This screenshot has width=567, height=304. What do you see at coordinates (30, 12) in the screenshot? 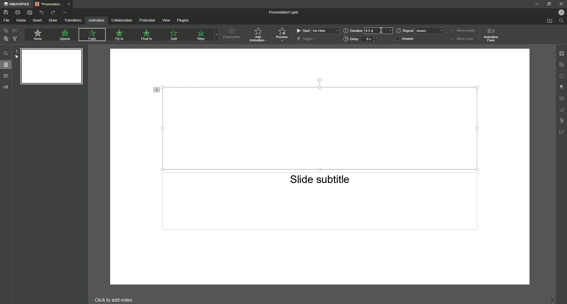
I see `Quick Print` at bounding box center [30, 12].